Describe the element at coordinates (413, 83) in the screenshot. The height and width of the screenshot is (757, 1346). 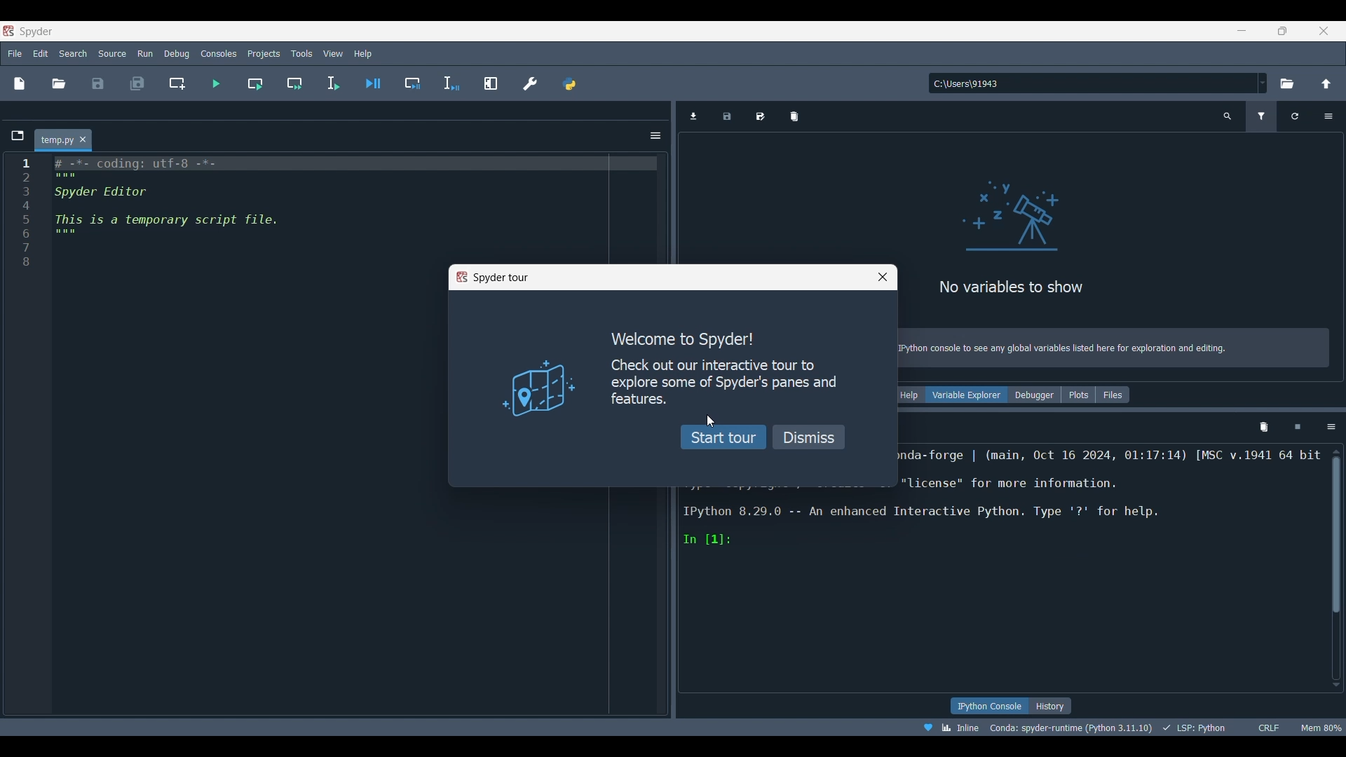
I see `Debug cell` at that location.